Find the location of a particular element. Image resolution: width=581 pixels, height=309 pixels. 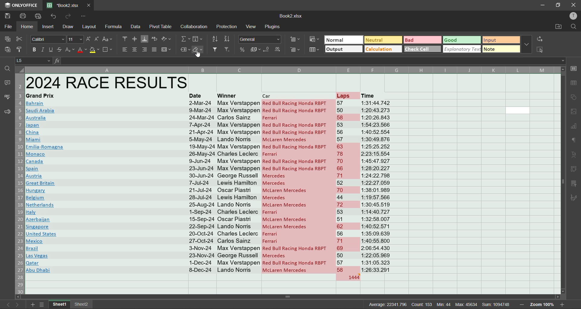

increase decimal is located at coordinates (277, 50).